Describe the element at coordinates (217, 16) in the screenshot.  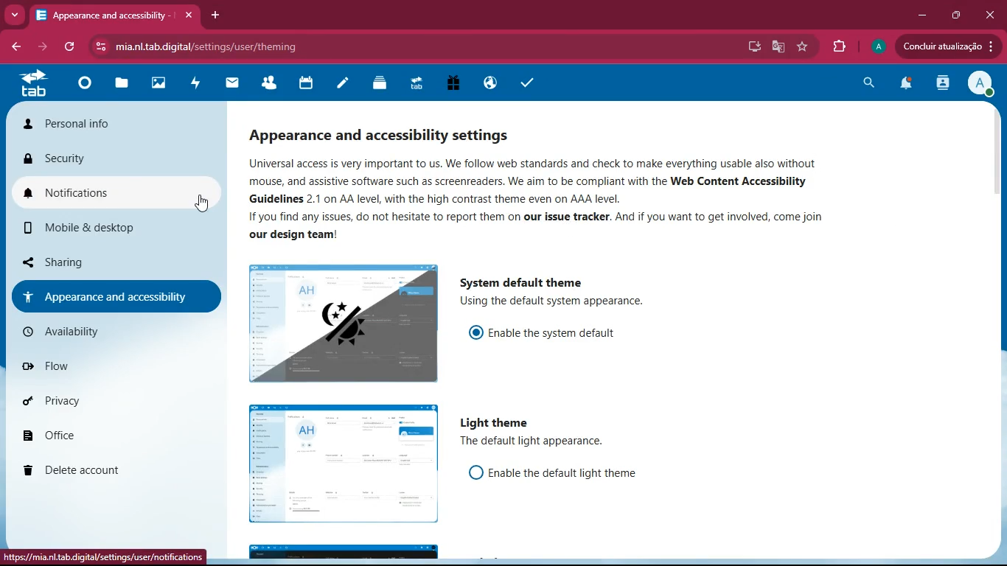
I see `add tab` at that location.